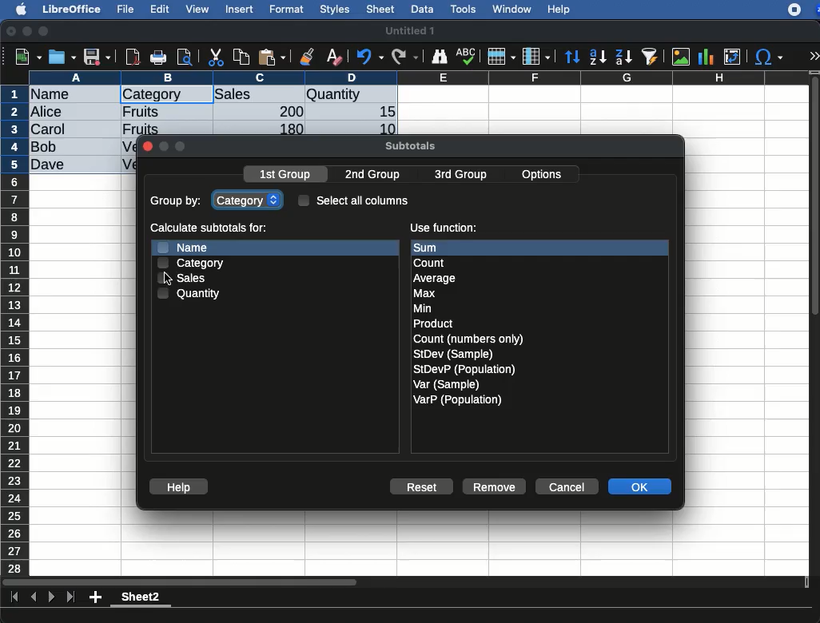 This screenshot has height=623, width=820. What do you see at coordinates (211, 229) in the screenshot?
I see `calculate subtotals for:` at bounding box center [211, 229].